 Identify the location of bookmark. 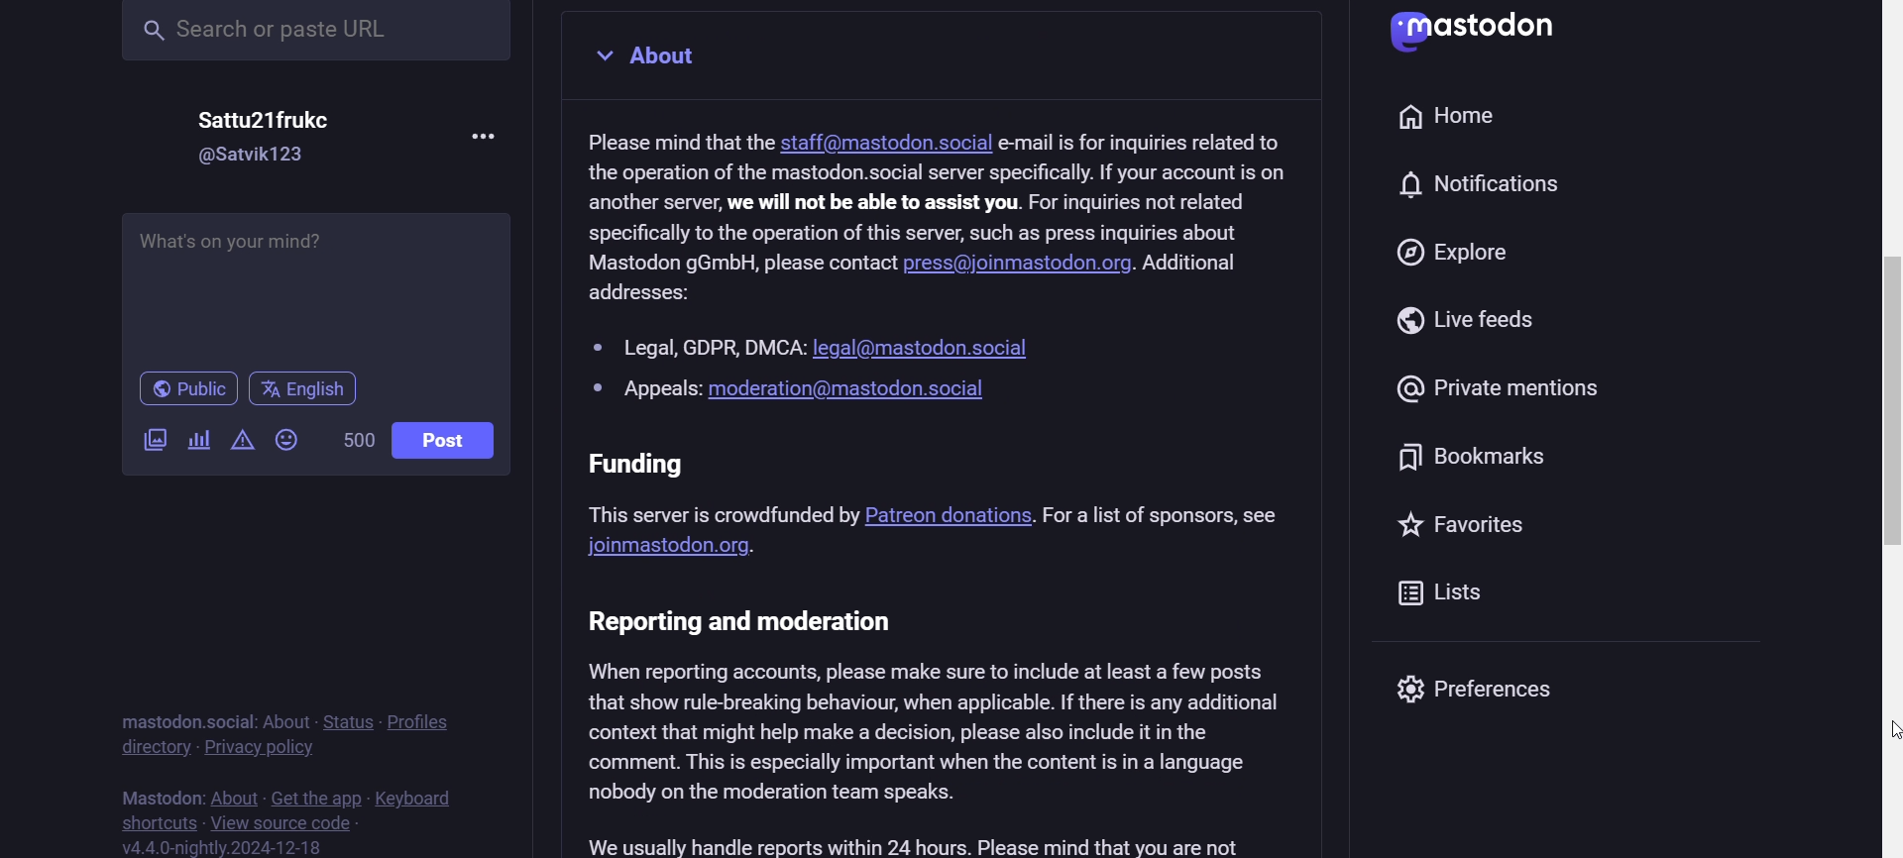
(1482, 461).